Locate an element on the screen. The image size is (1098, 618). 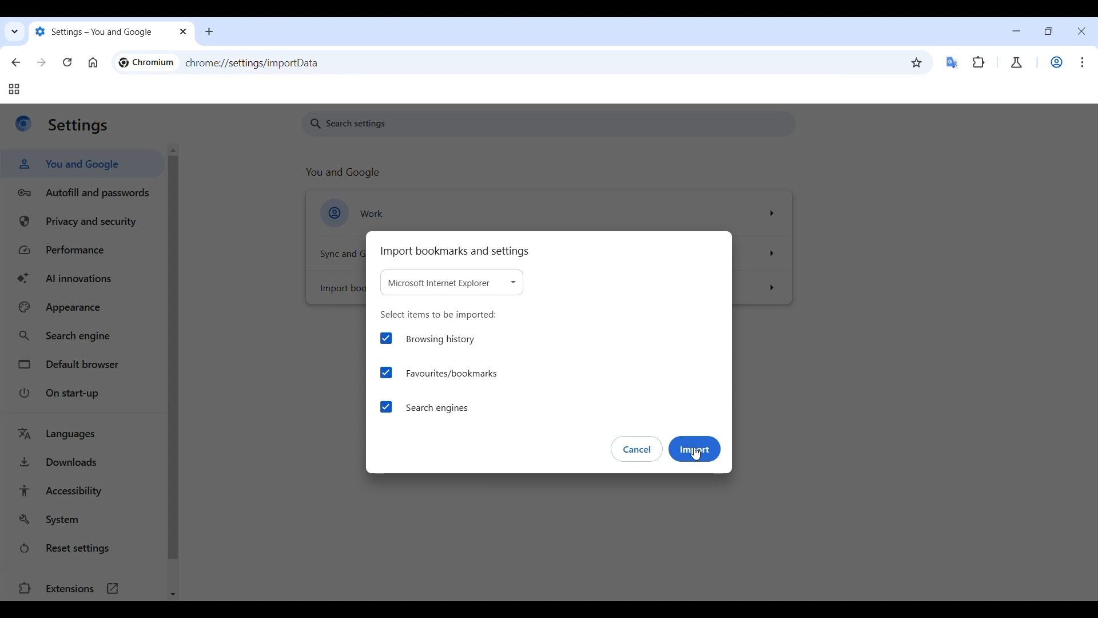
Quick slide to top is located at coordinates (173, 150).